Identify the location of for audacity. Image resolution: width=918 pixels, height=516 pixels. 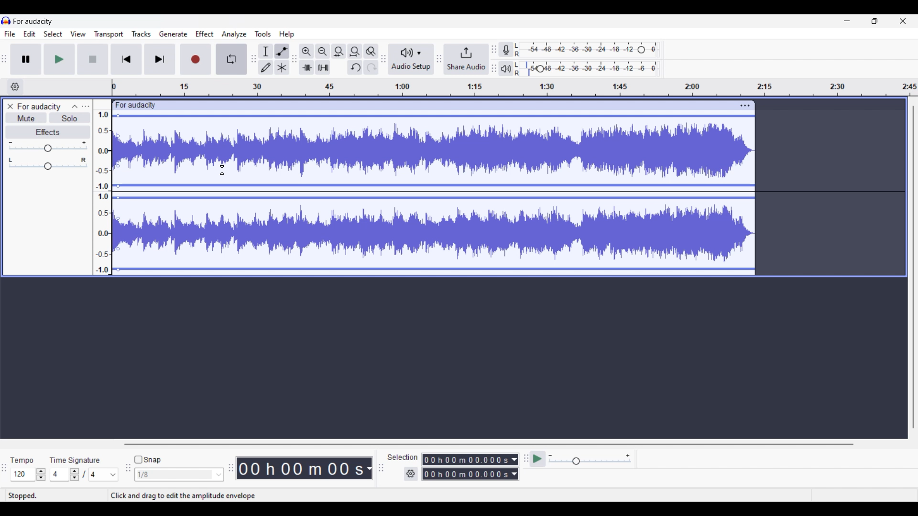
(39, 107).